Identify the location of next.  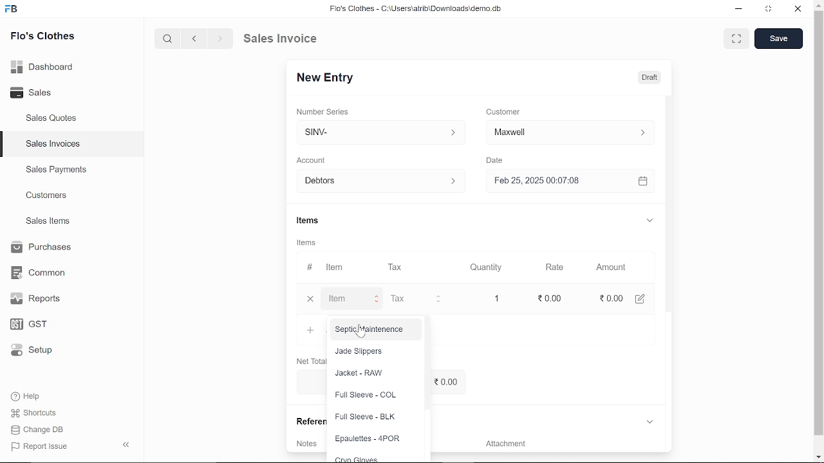
(220, 39).